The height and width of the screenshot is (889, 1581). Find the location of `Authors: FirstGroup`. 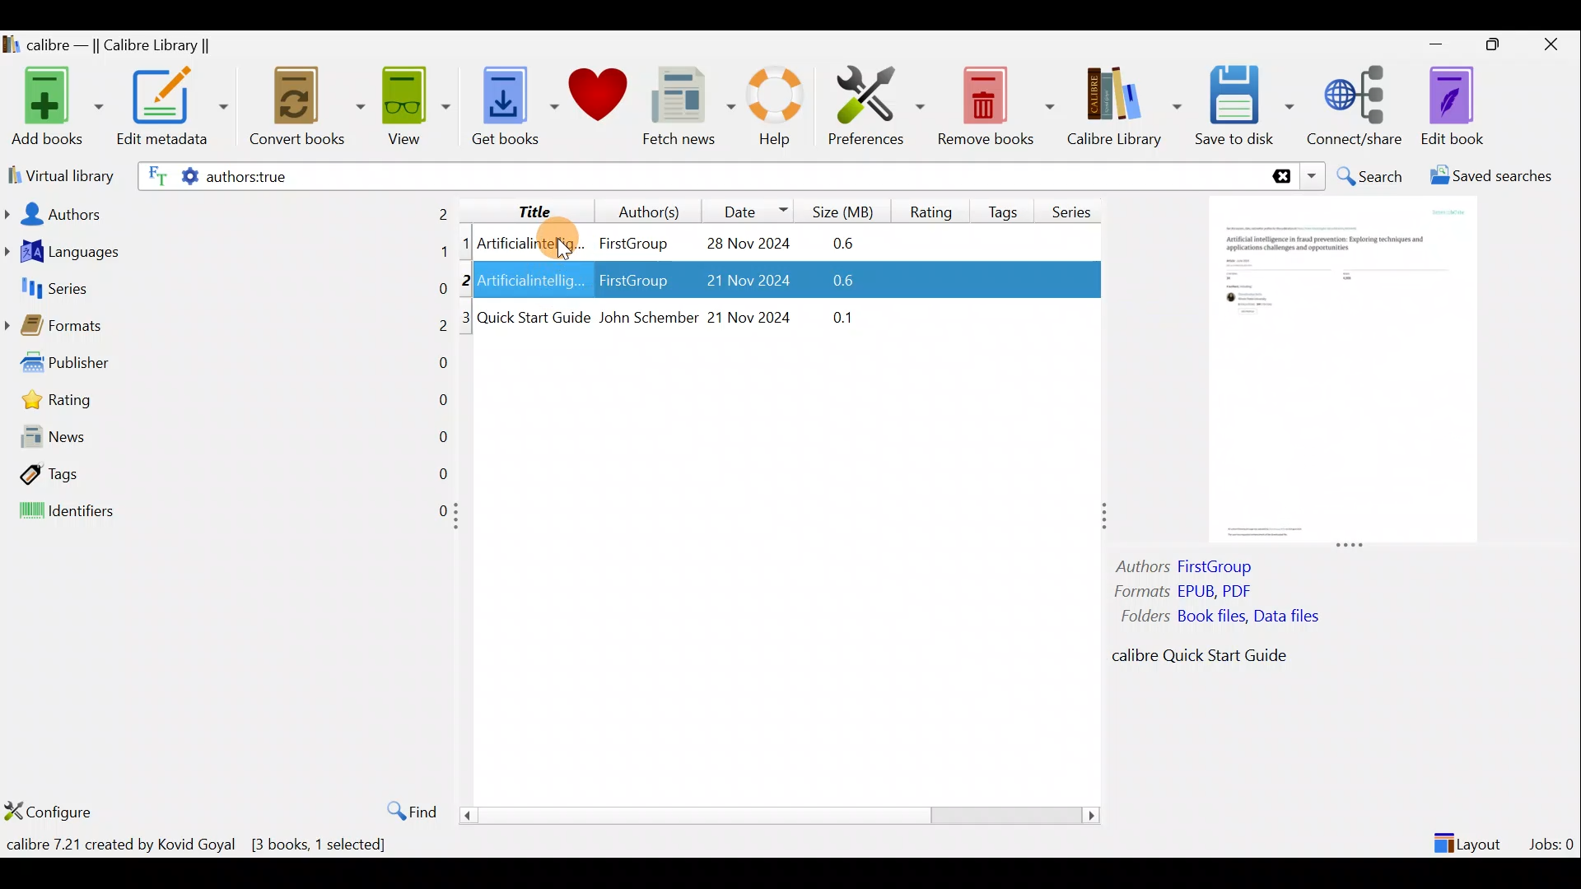

Authors: FirstGroup is located at coordinates (1189, 569).